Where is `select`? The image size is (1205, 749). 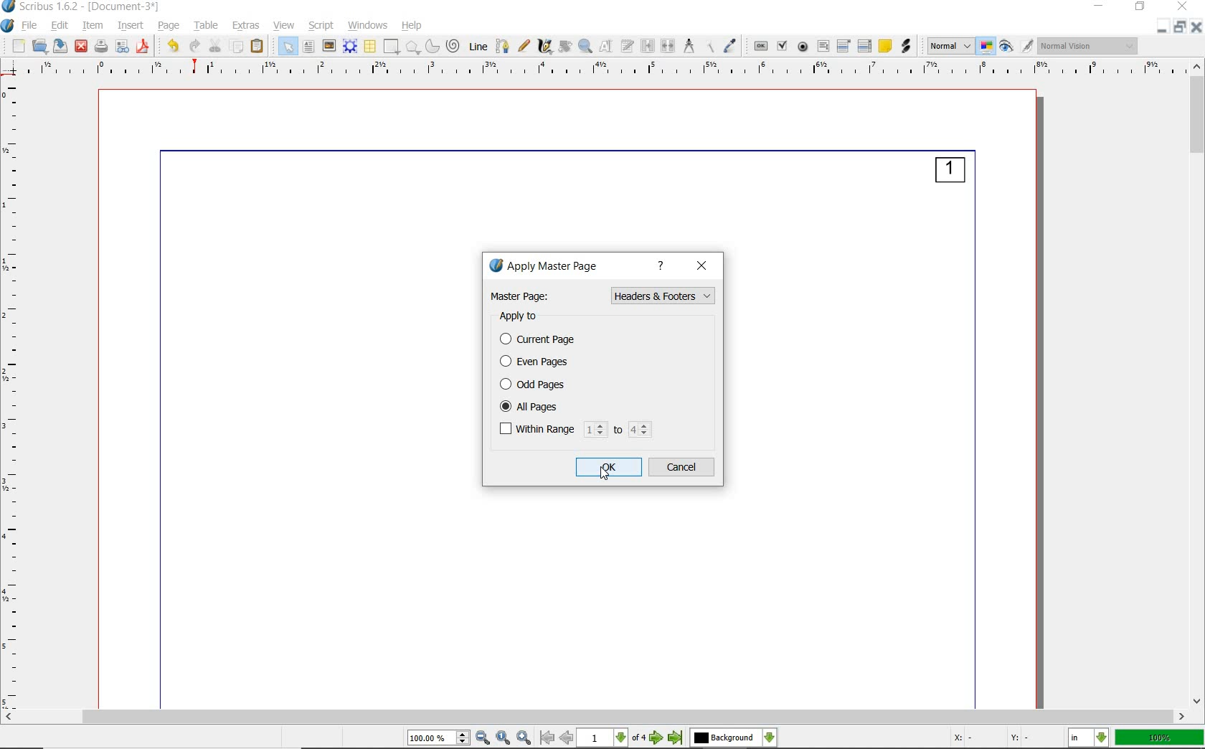
select is located at coordinates (290, 46).